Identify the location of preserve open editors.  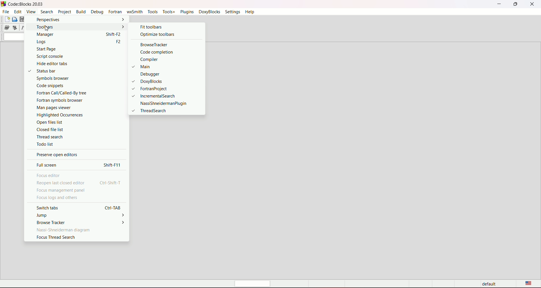
(57, 155).